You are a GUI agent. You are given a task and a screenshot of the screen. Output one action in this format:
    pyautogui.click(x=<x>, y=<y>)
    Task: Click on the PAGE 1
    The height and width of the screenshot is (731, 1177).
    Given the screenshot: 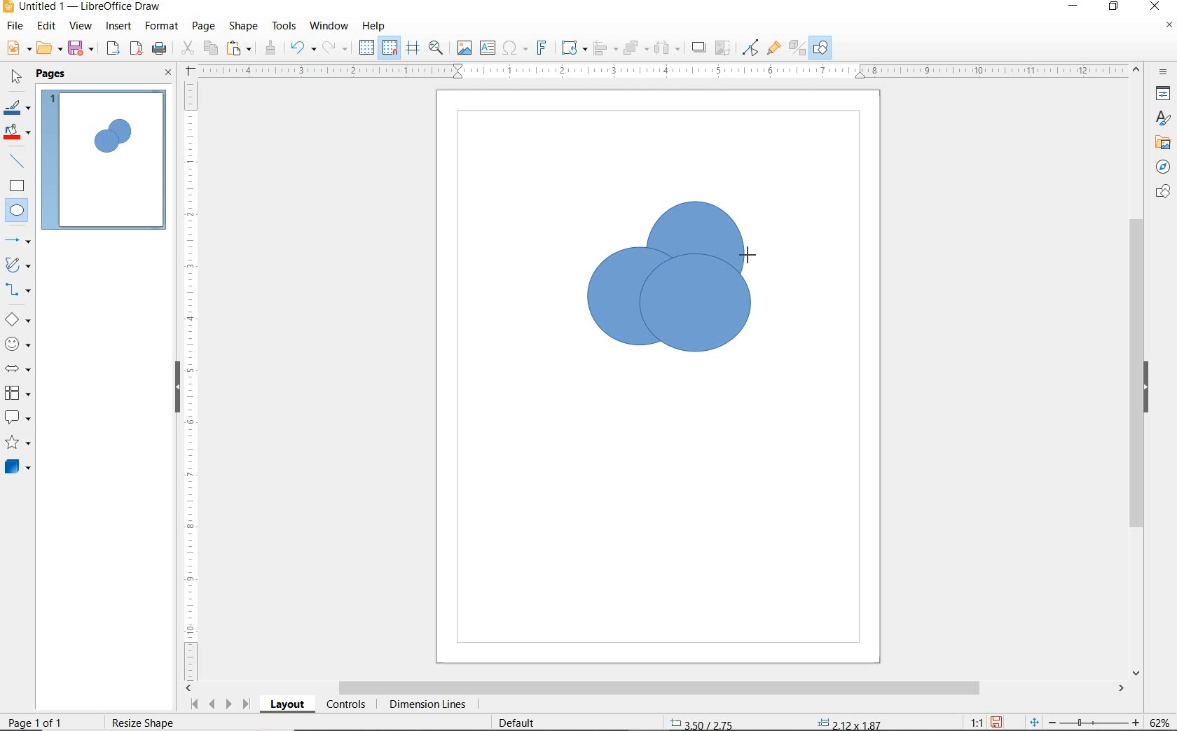 What is the action you would take?
    pyautogui.click(x=104, y=164)
    